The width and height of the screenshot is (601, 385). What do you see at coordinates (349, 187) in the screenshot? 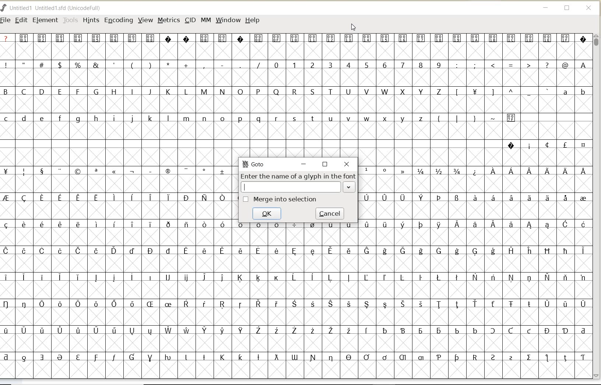
I see `expand` at bounding box center [349, 187].